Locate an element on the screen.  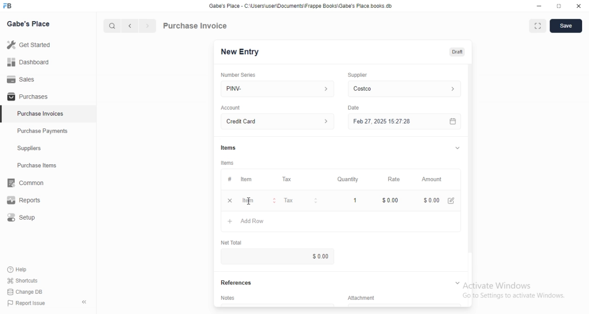
Purchase Items is located at coordinates (48, 165).